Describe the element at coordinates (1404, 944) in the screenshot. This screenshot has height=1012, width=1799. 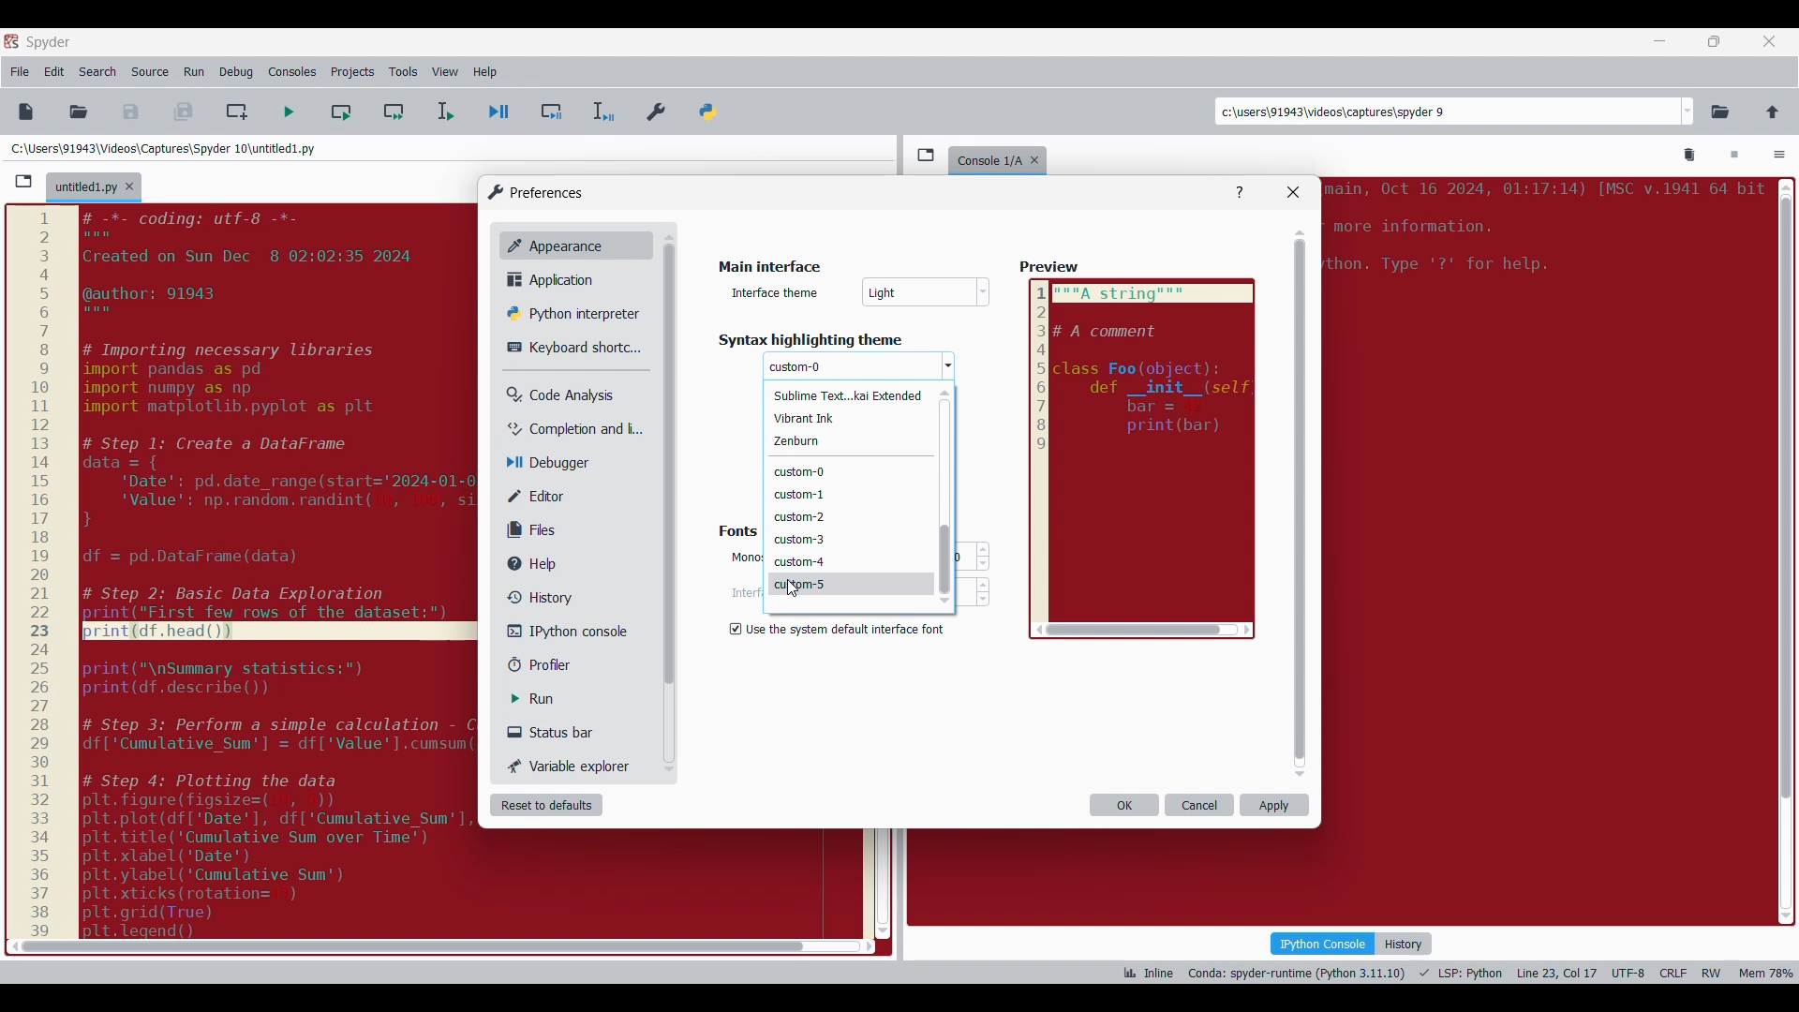
I see `History` at that location.